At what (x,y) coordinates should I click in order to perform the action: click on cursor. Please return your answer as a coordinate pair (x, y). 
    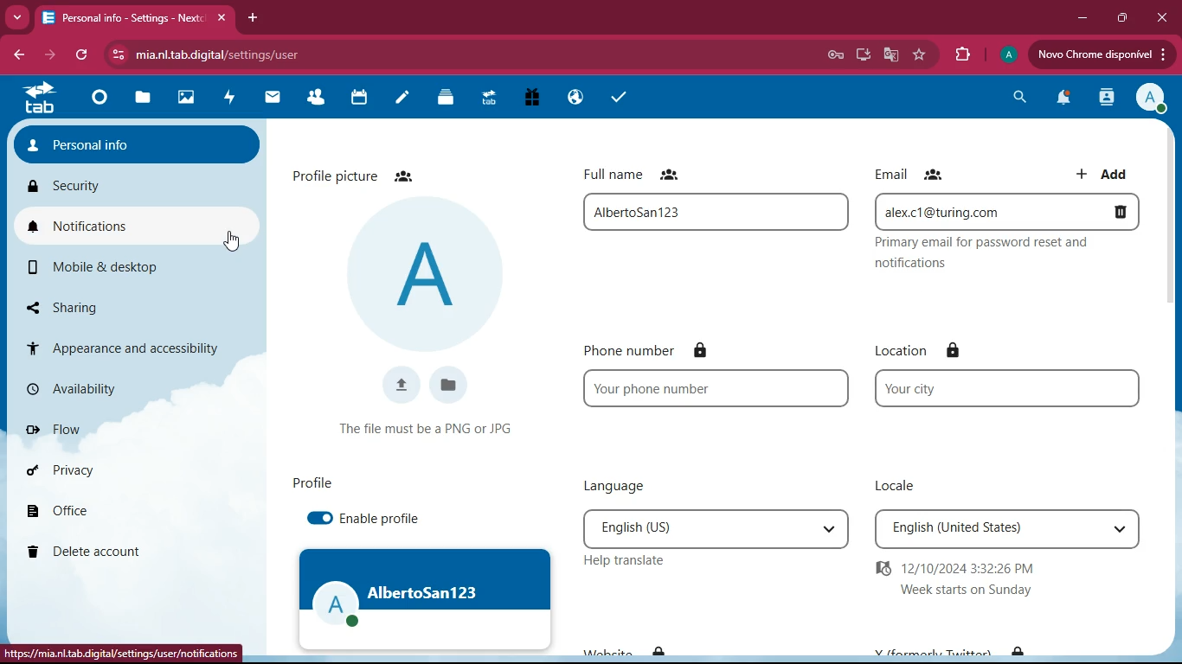
    Looking at the image, I should click on (230, 241).